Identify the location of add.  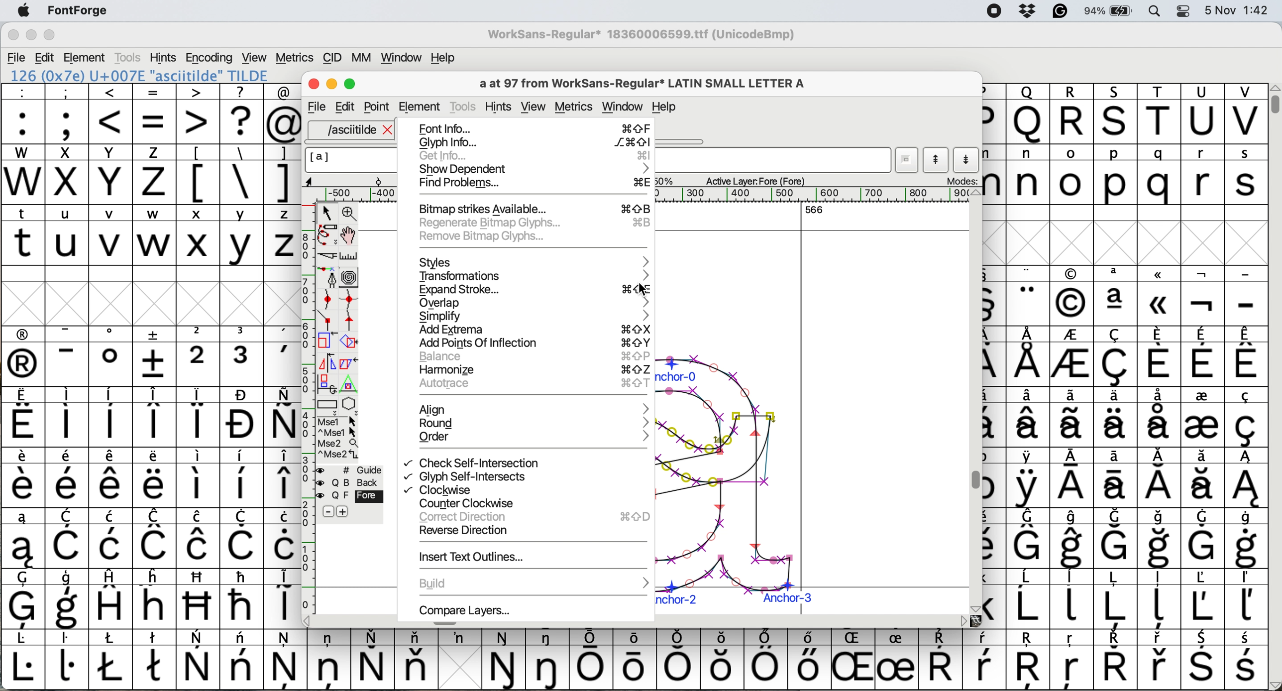
(344, 511).